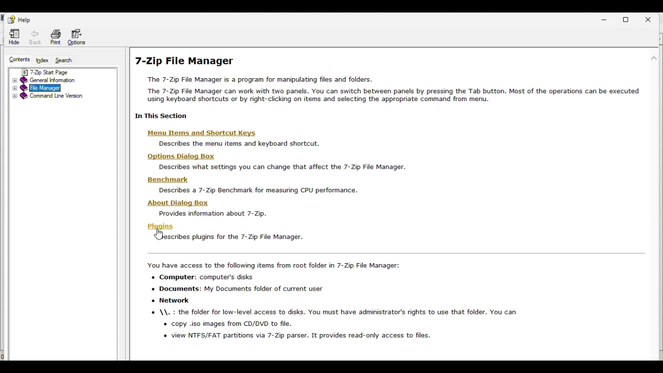 This screenshot has width=663, height=373. I want to click on ‘Menu Items and Shortcut Keys, so click(204, 134).